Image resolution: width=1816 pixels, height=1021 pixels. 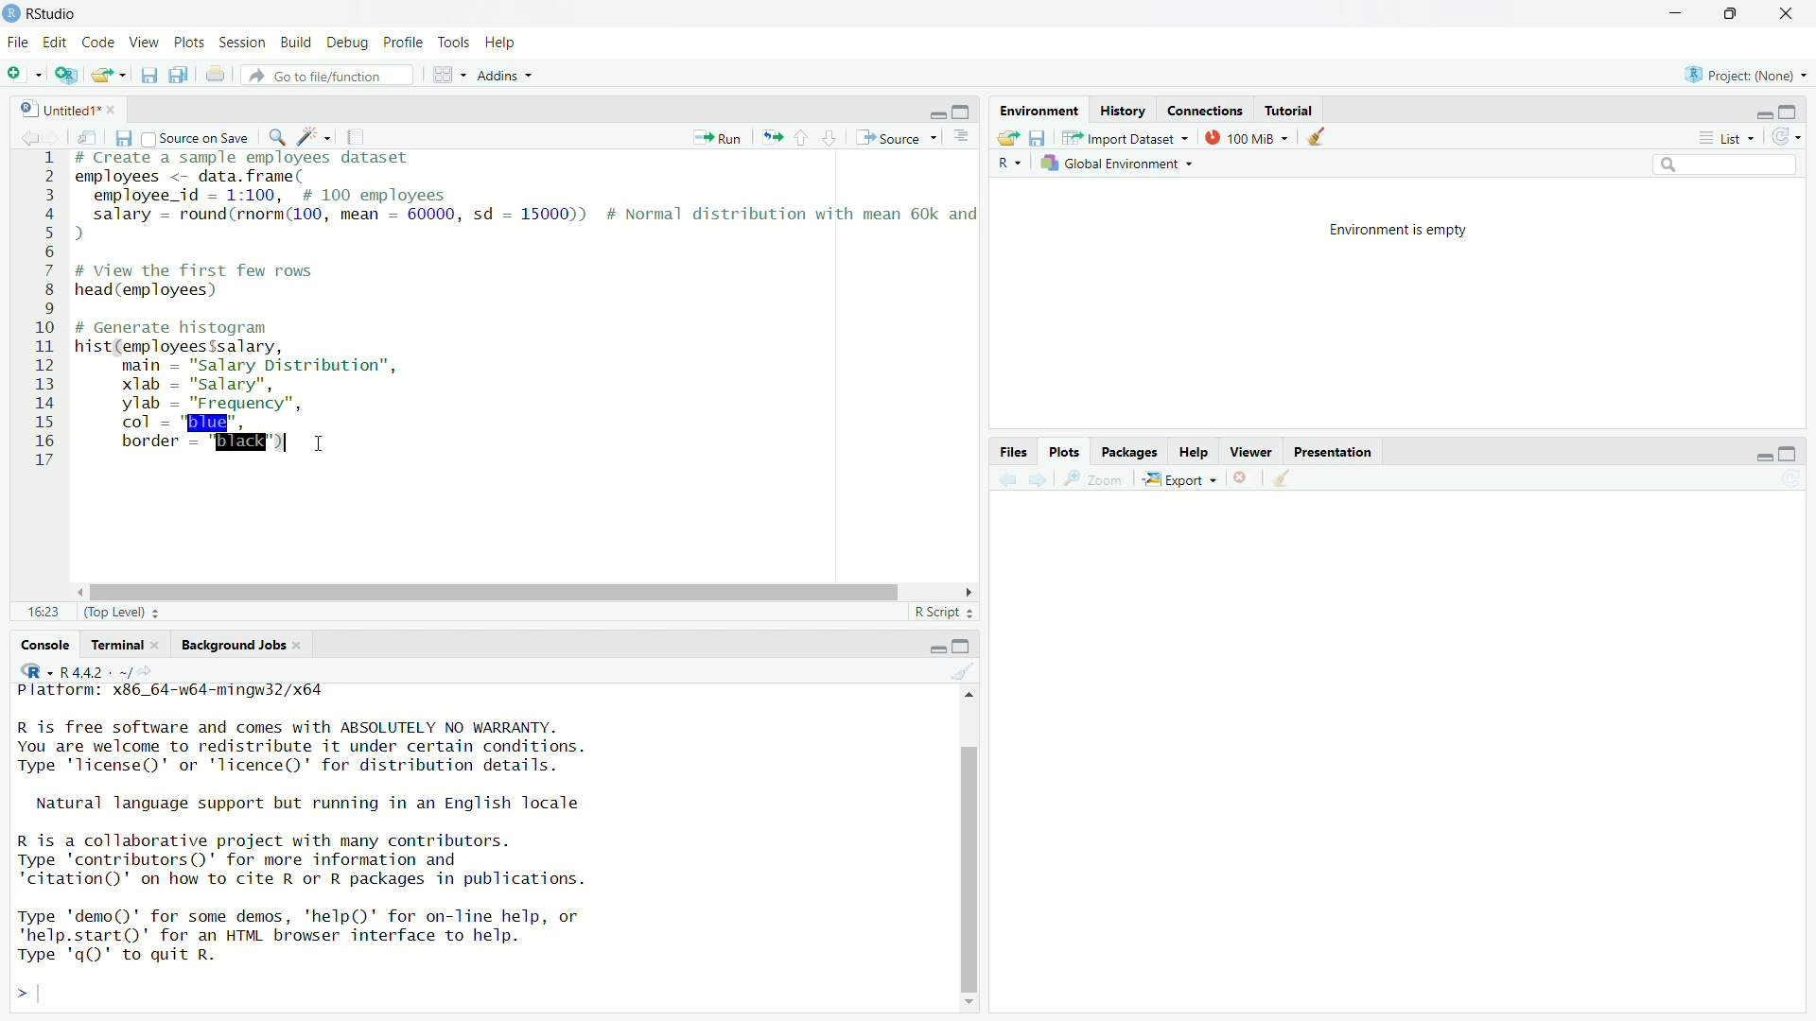 I want to click on 1 2 3 4 5 6 7 8 9 10 11 12 13 14 15 16 17, so click(x=48, y=312).